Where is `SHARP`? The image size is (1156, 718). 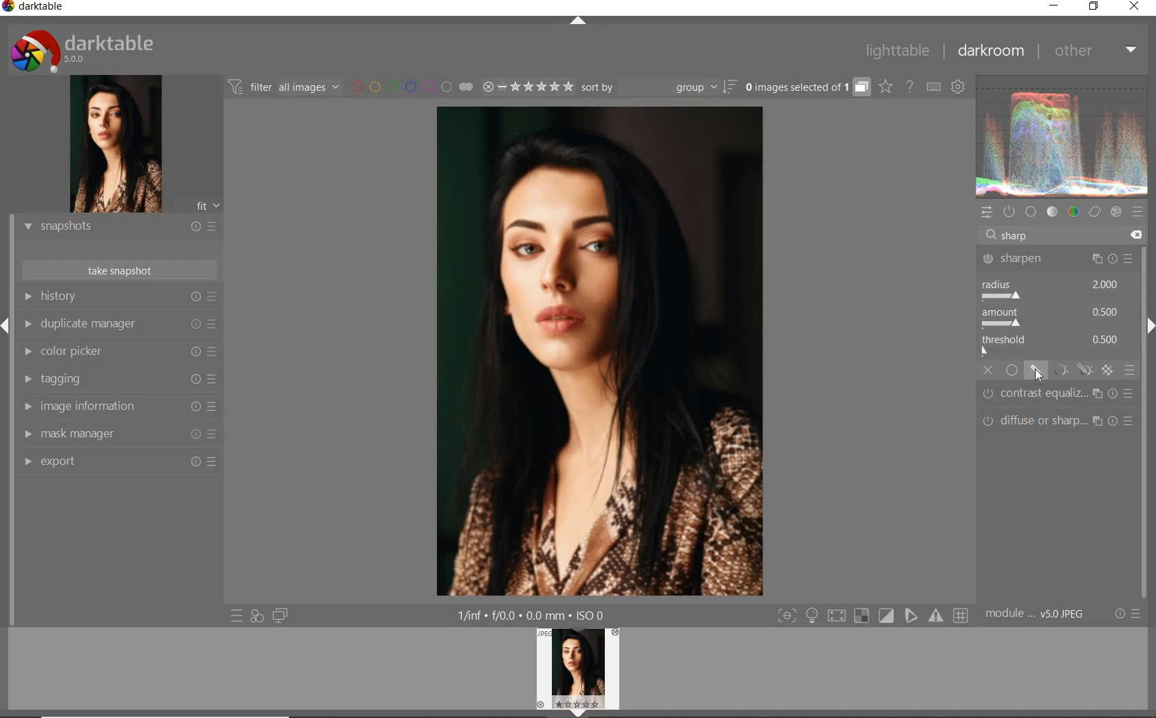
SHARP is located at coordinates (1019, 235).